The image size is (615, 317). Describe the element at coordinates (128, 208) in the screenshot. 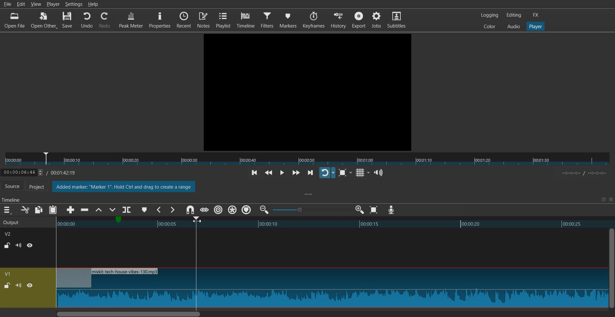

I see `Split at playhead` at that location.